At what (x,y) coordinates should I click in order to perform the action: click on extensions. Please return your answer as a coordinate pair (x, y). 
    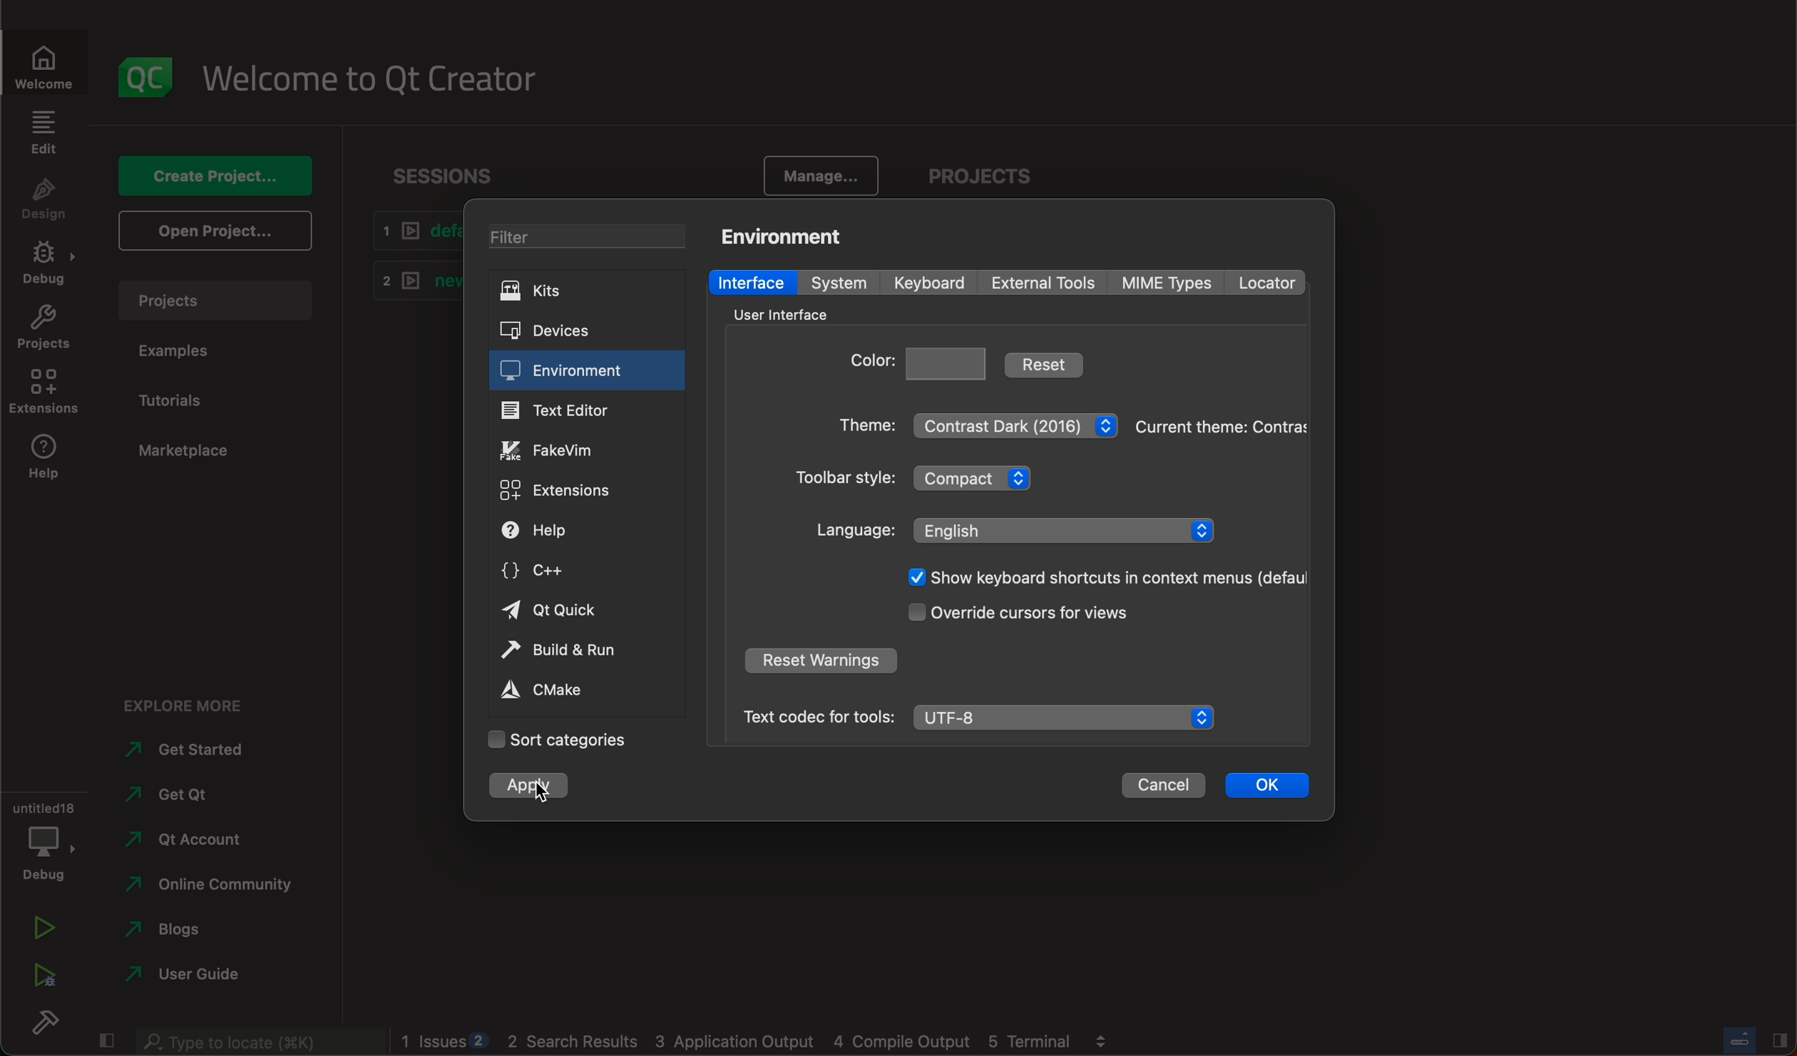
    Looking at the image, I should click on (46, 392).